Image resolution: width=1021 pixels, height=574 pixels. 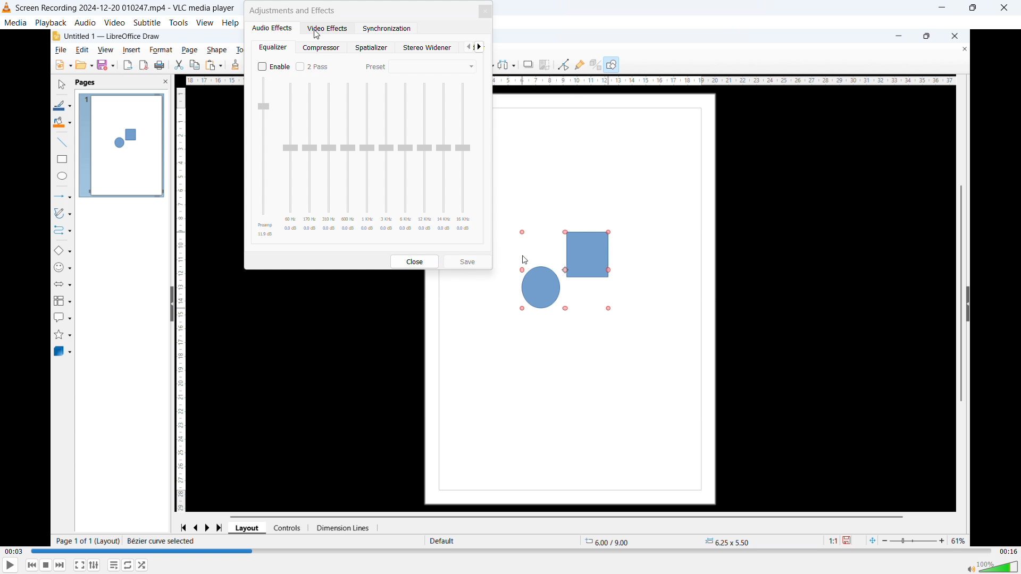 I want to click on Three kilohertz controller , so click(x=386, y=158).